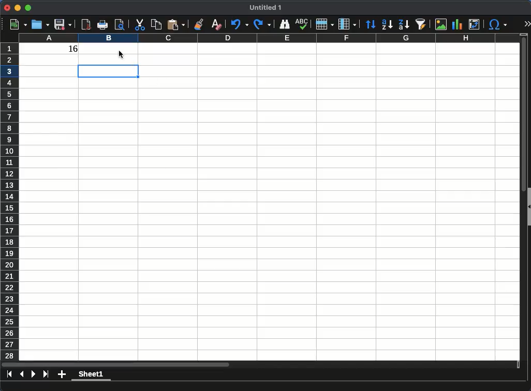 Image resolution: width=531 pixels, height=391 pixels. Describe the element at coordinates (475, 25) in the screenshot. I see `pivot table` at that location.